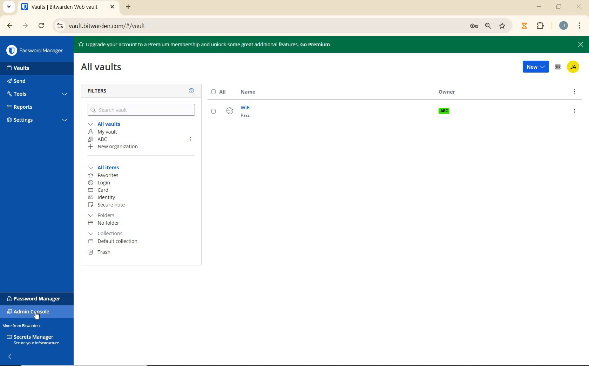 This screenshot has width=589, height=366. Describe the element at coordinates (109, 197) in the screenshot. I see `IDENTITY` at that location.